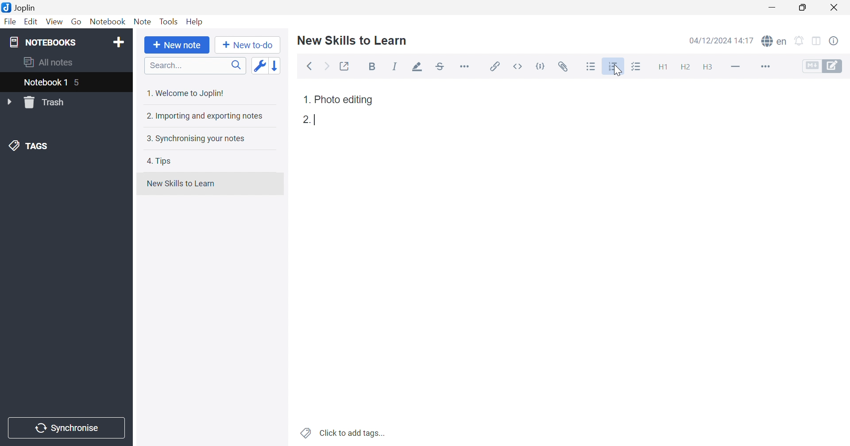  Describe the element at coordinates (44, 82) in the screenshot. I see `Notebook1` at that location.